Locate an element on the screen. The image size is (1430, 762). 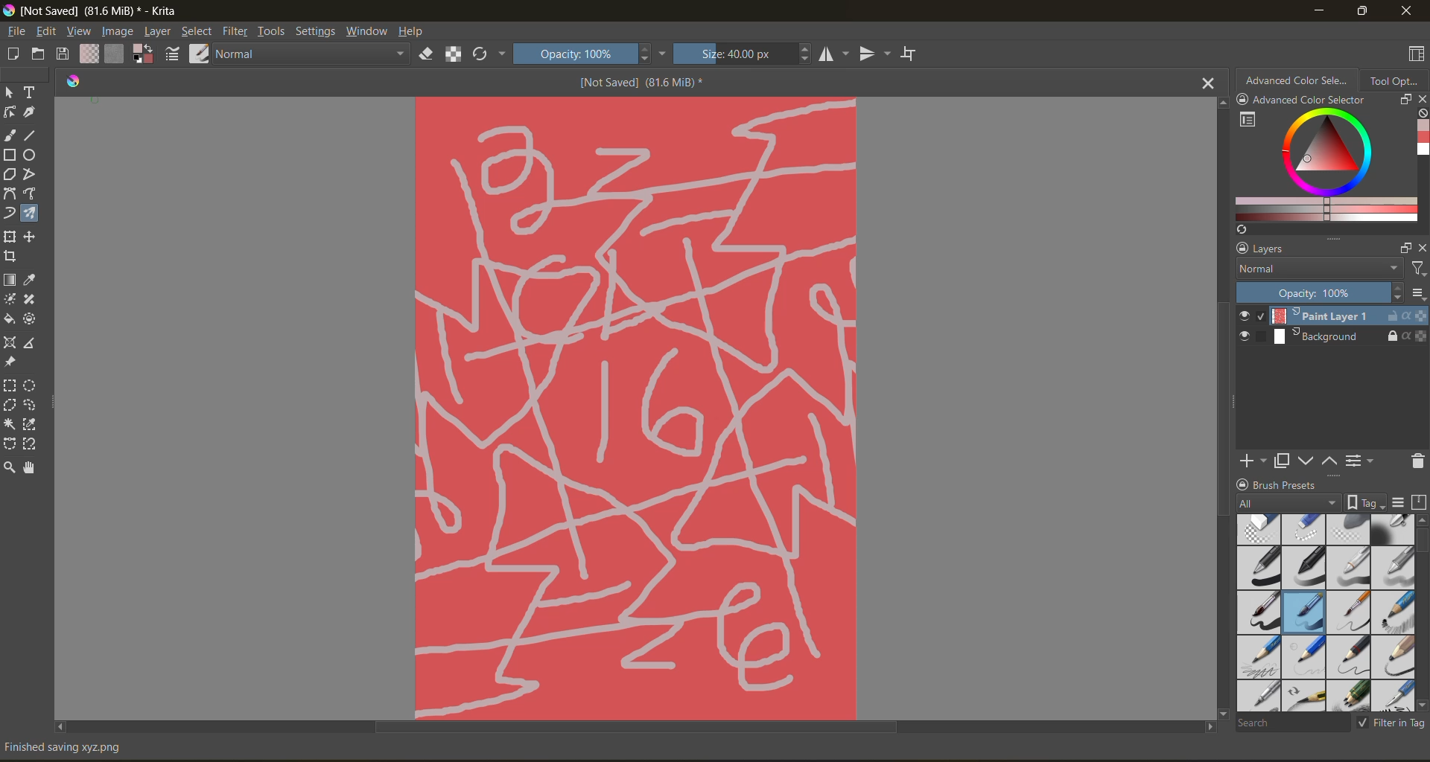
tool is located at coordinates (9, 236).